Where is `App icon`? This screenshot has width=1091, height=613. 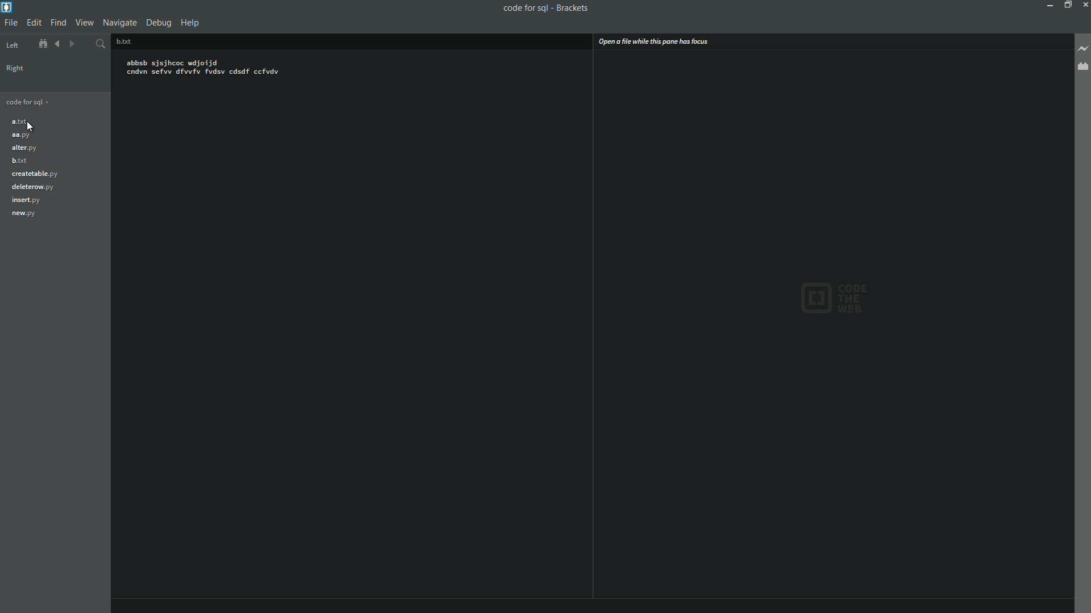 App icon is located at coordinates (7, 6).